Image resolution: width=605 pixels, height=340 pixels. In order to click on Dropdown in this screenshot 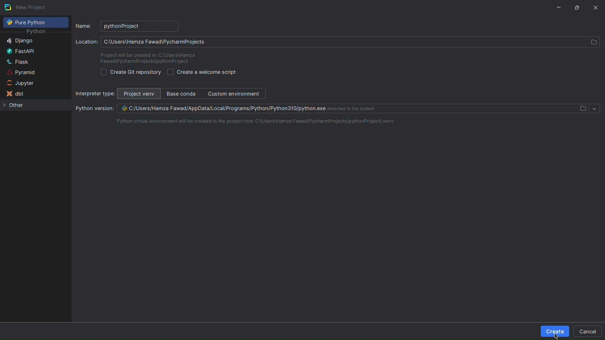, I will do `click(595, 108)`.